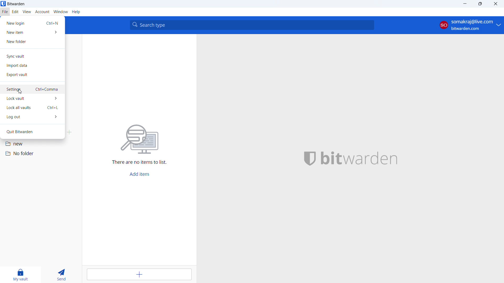  I want to click on edit, so click(15, 12).